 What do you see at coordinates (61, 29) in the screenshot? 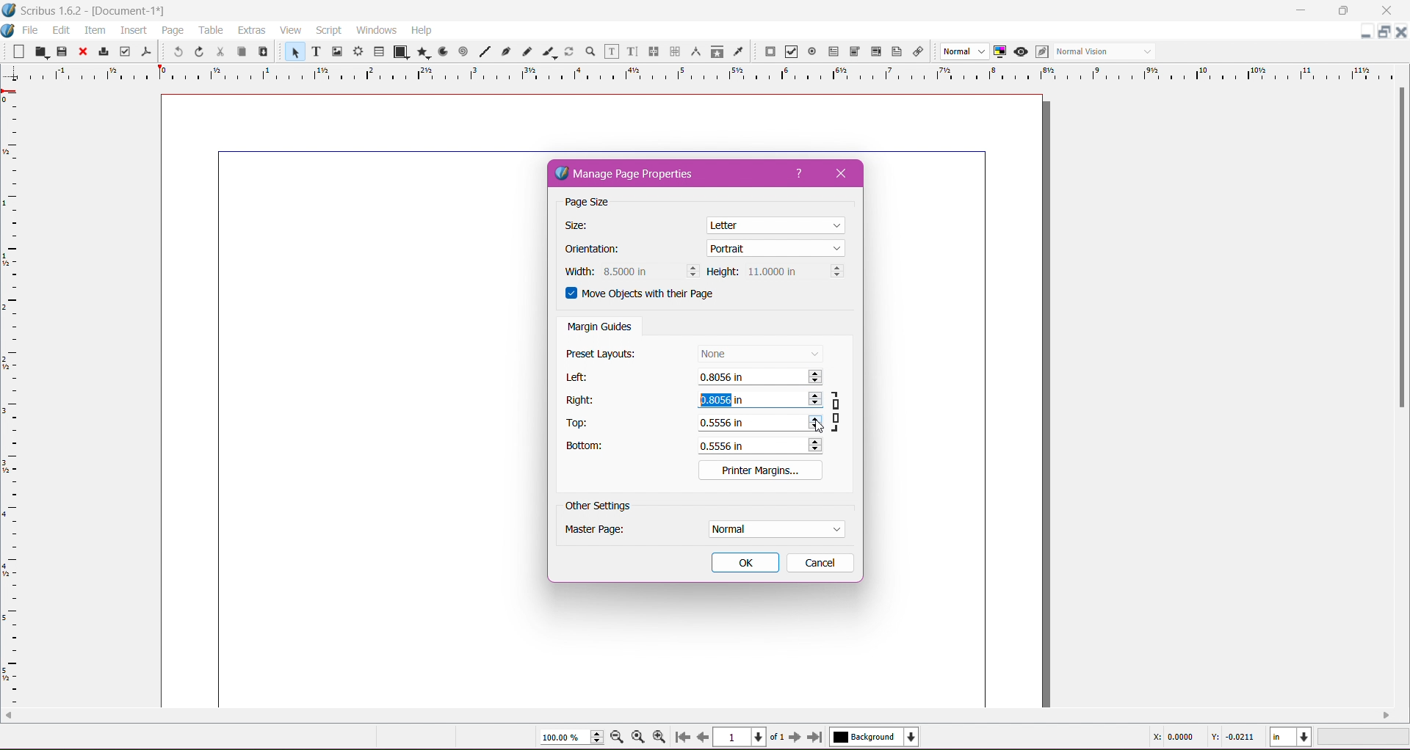
I see `Edit` at bounding box center [61, 29].